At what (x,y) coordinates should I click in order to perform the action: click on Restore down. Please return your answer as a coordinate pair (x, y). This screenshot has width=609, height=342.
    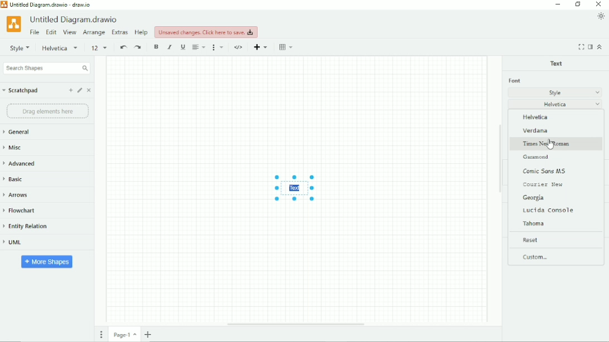
    Looking at the image, I should click on (578, 4).